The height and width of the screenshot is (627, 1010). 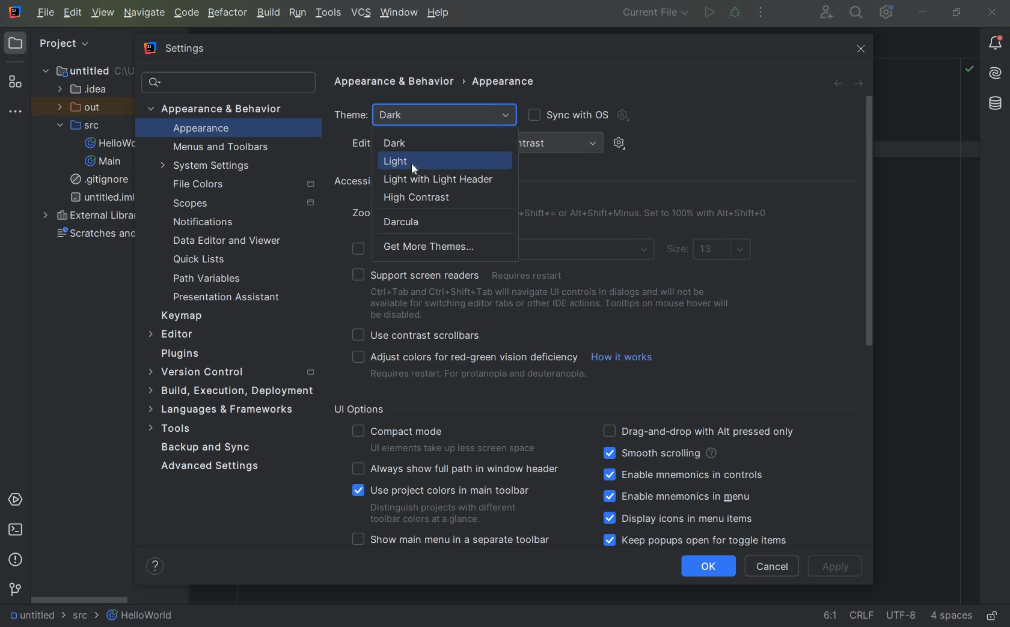 What do you see at coordinates (230, 372) in the screenshot?
I see `VERSION CONTROL` at bounding box center [230, 372].